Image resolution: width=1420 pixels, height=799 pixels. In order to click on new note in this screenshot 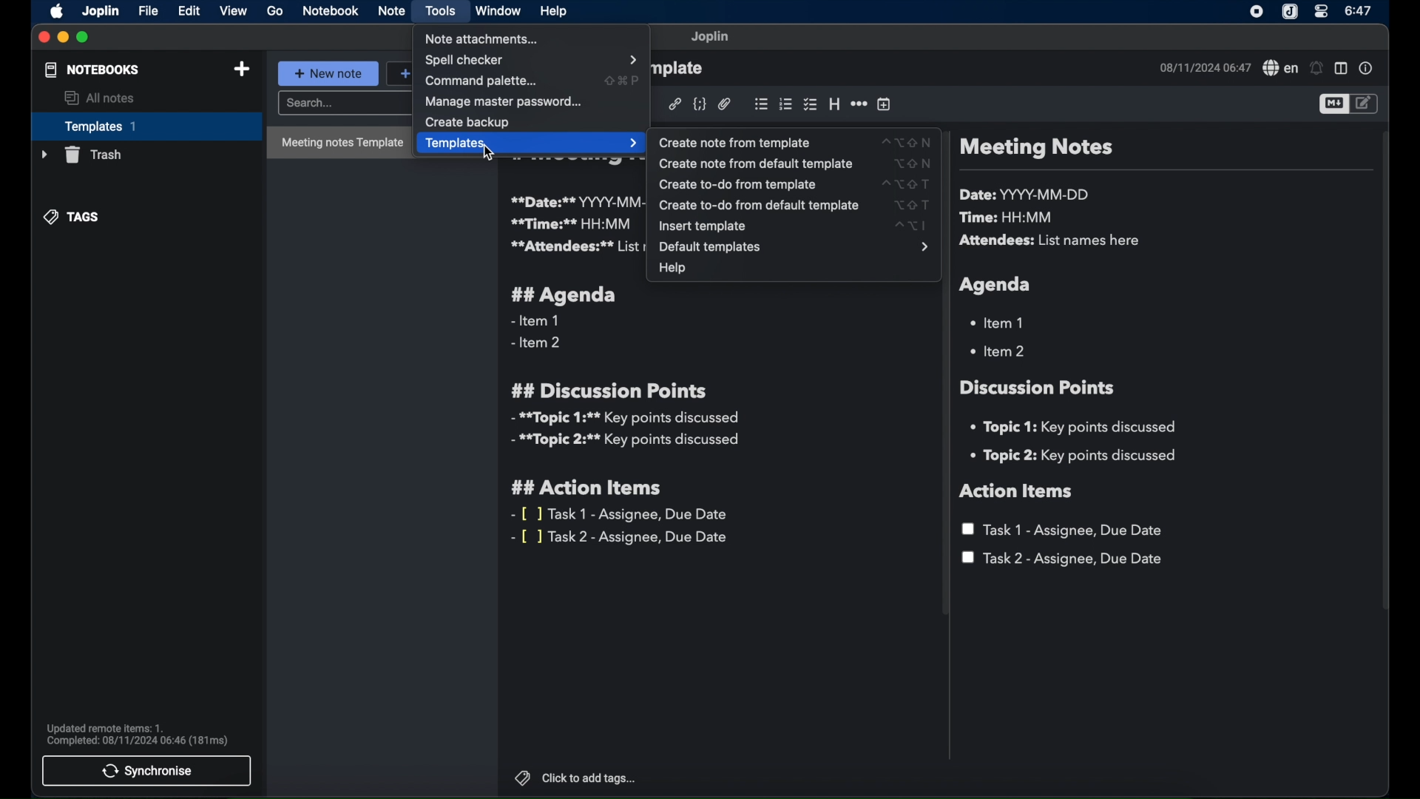, I will do `click(328, 73)`.